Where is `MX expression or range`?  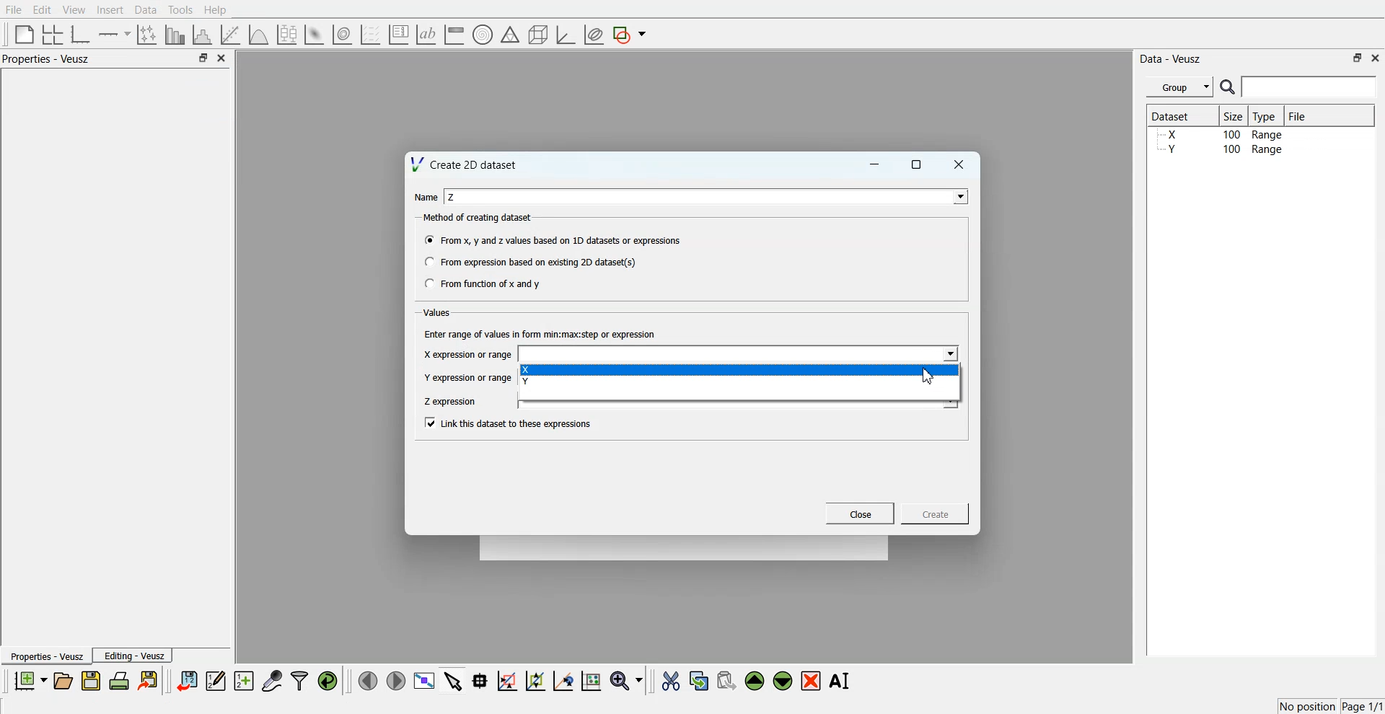
MX expression or range is located at coordinates (467, 354).